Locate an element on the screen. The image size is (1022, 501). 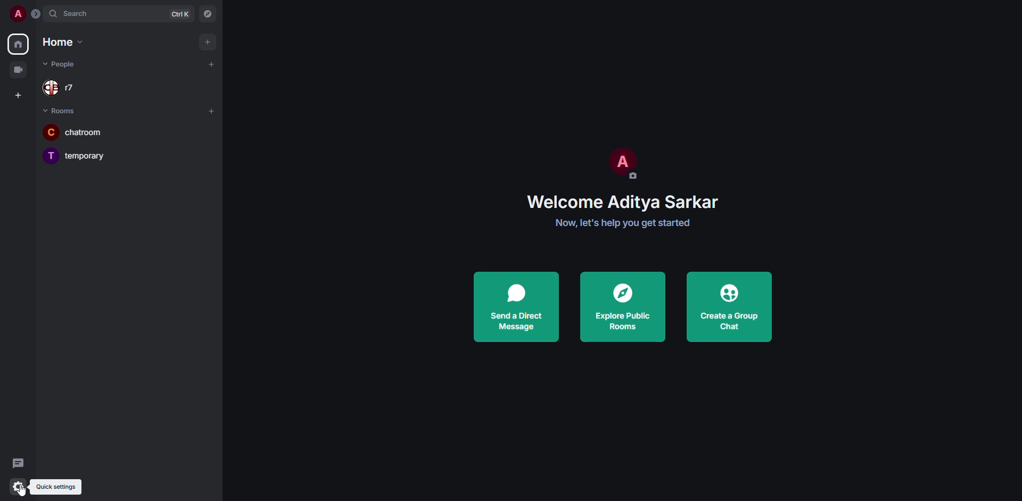
create space is located at coordinates (21, 95).